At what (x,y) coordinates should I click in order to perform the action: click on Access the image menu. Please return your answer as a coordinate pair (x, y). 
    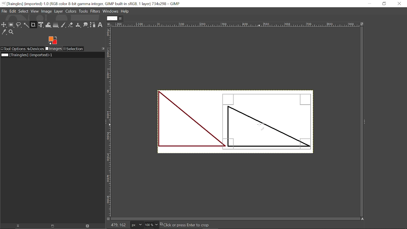
    Looking at the image, I should click on (109, 24).